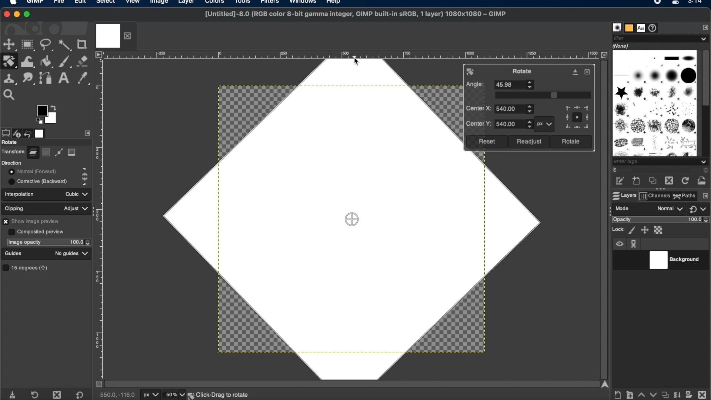  I want to click on access image menu, so click(99, 55).